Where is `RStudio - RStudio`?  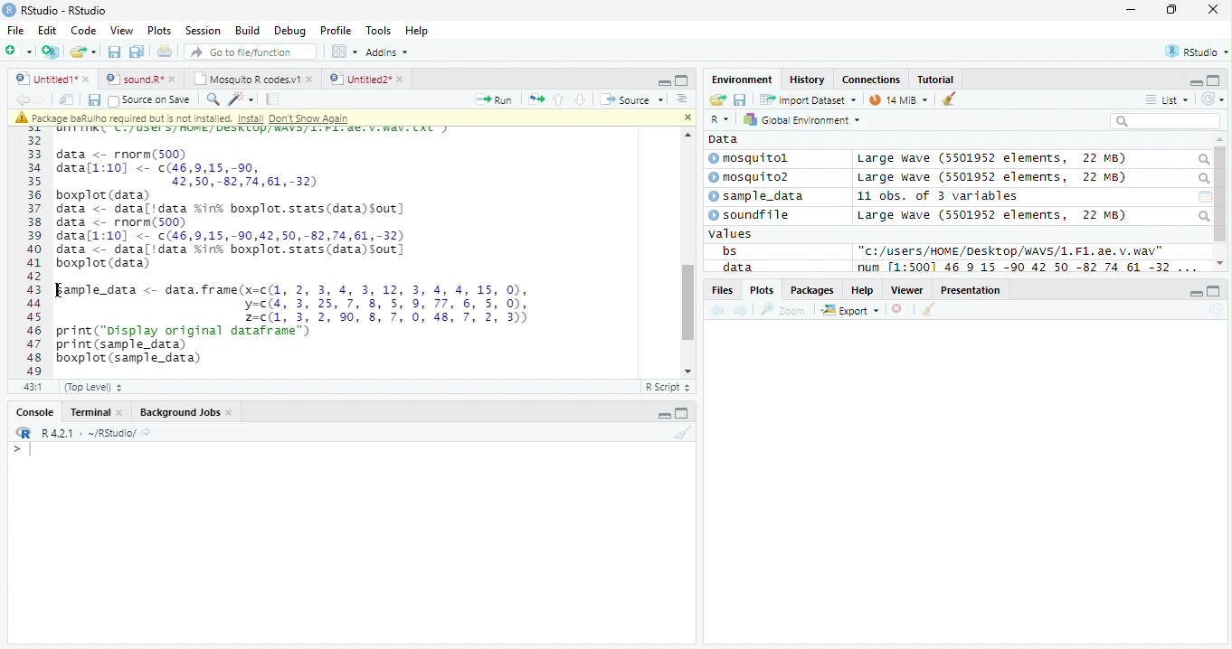
RStudio - RStudio is located at coordinates (64, 10).